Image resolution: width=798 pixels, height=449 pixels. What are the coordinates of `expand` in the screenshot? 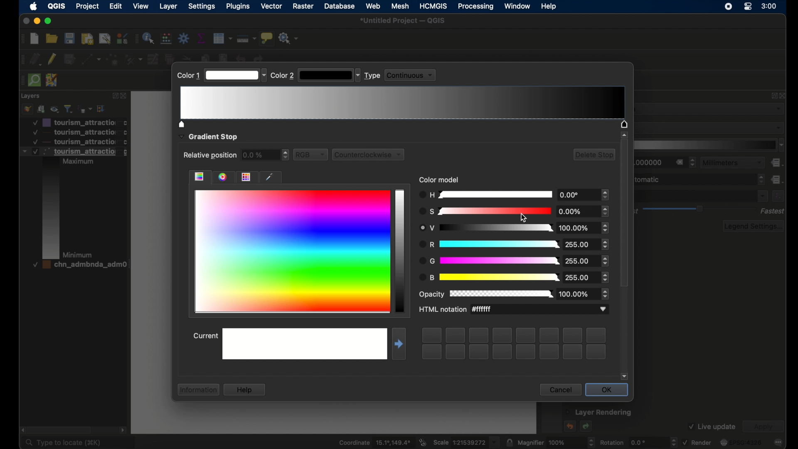 It's located at (773, 97).